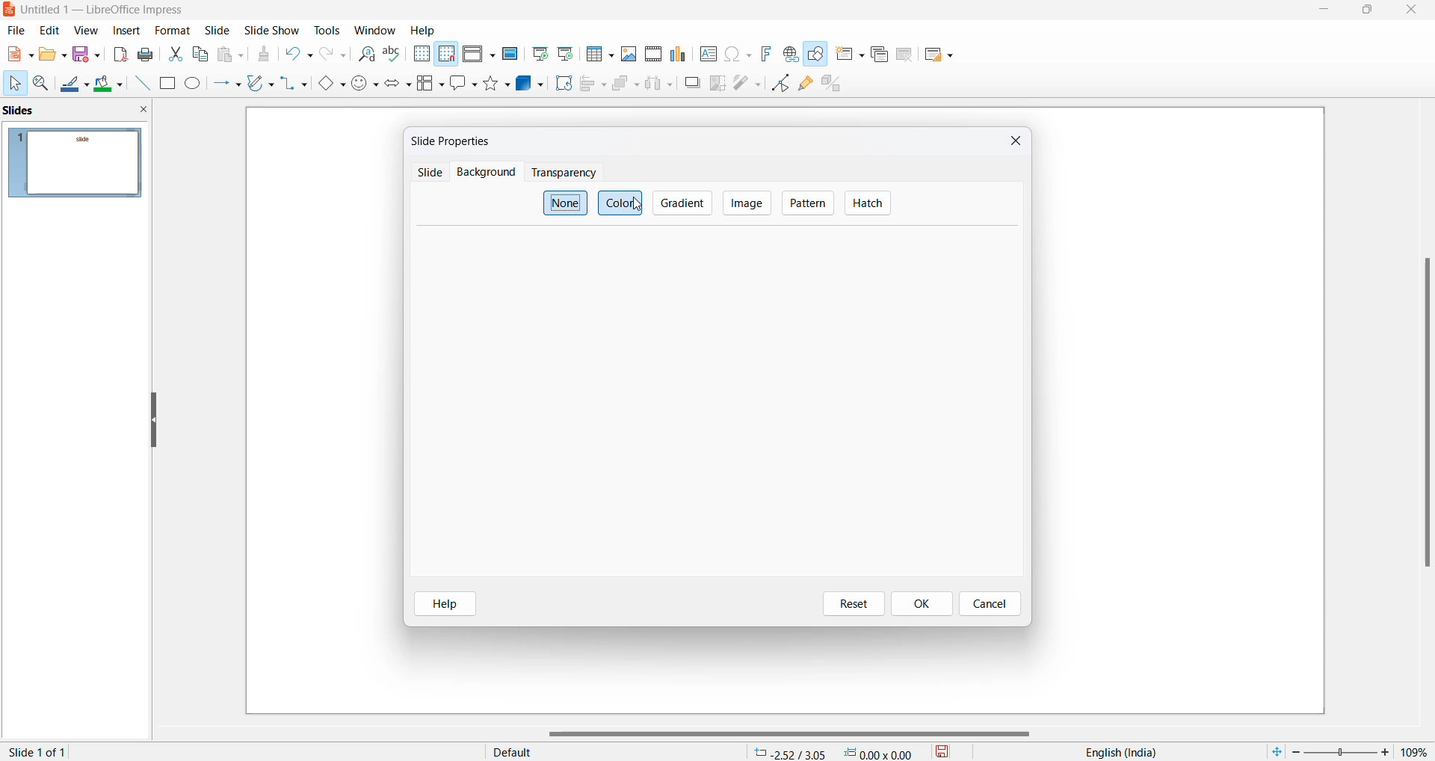  What do you see at coordinates (457, 141) in the screenshot?
I see `dialog box heading` at bounding box center [457, 141].